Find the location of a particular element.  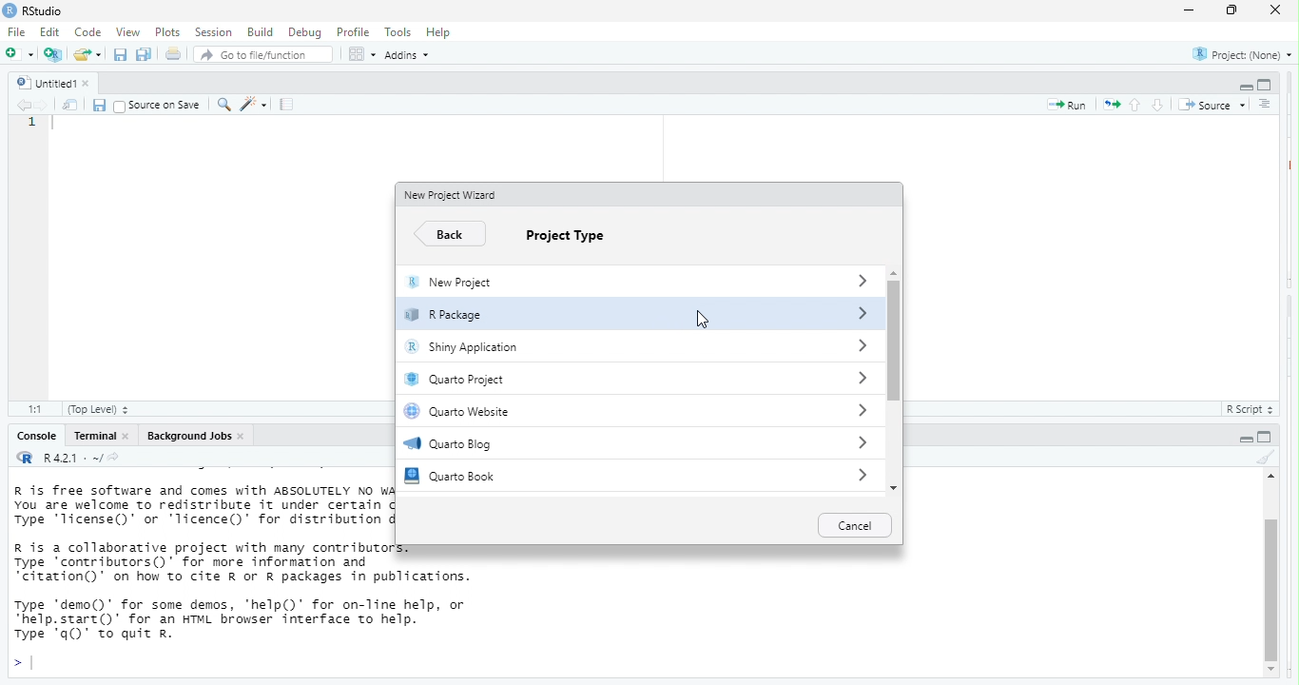

compile report is located at coordinates (289, 106).